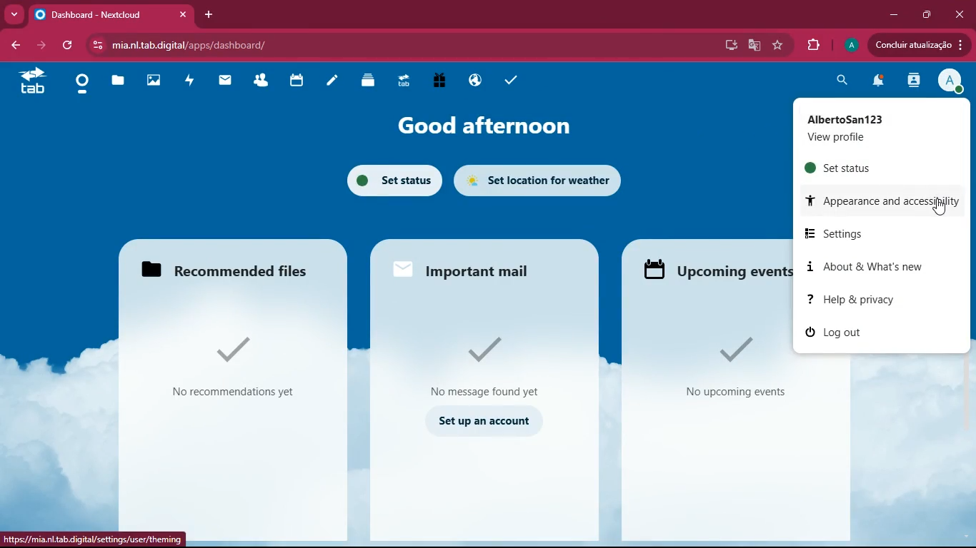  What do you see at coordinates (336, 82) in the screenshot?
I see `notes` at bounding box center [336, 82].